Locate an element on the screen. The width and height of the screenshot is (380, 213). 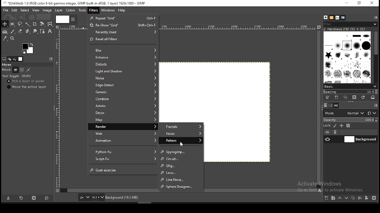
eraser tool is located at coordinates (28, 31).